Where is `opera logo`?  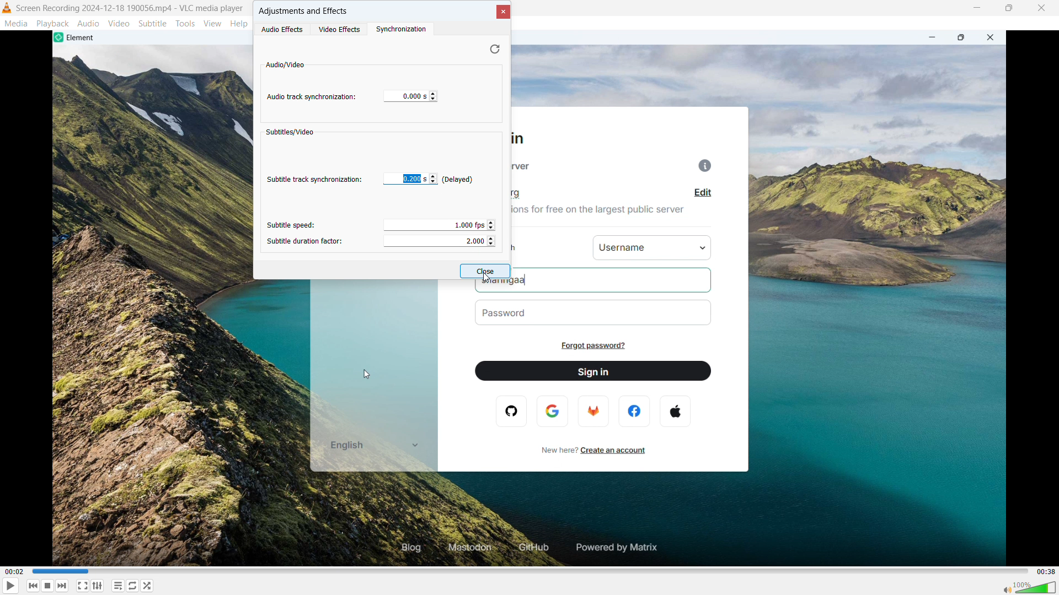 opera logo is located at coordinates (512, 410).